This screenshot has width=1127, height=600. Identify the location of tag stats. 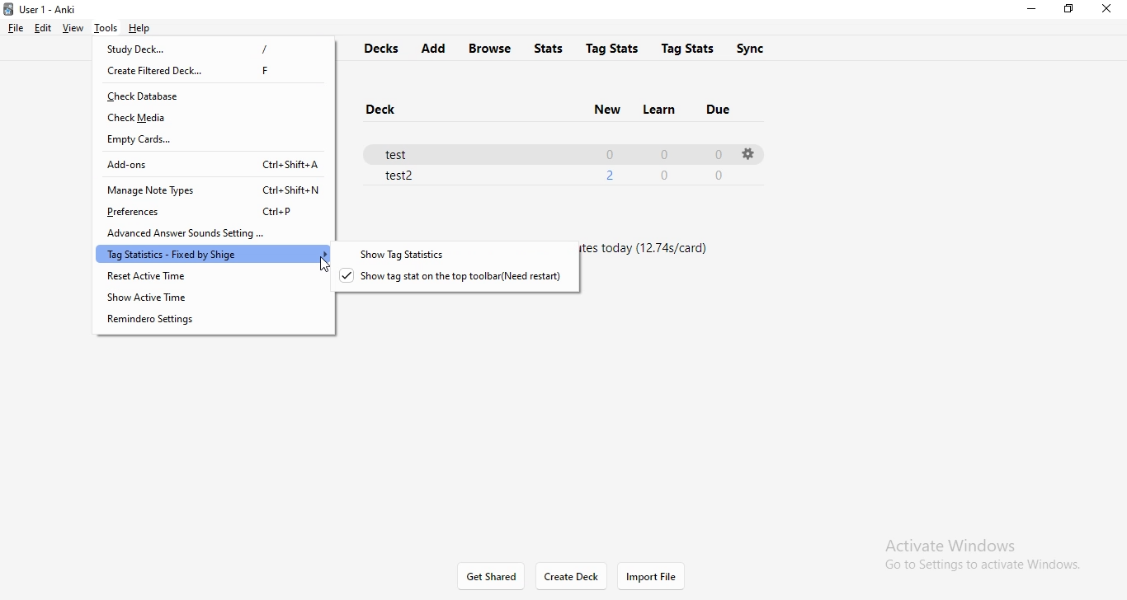
(690, 48).